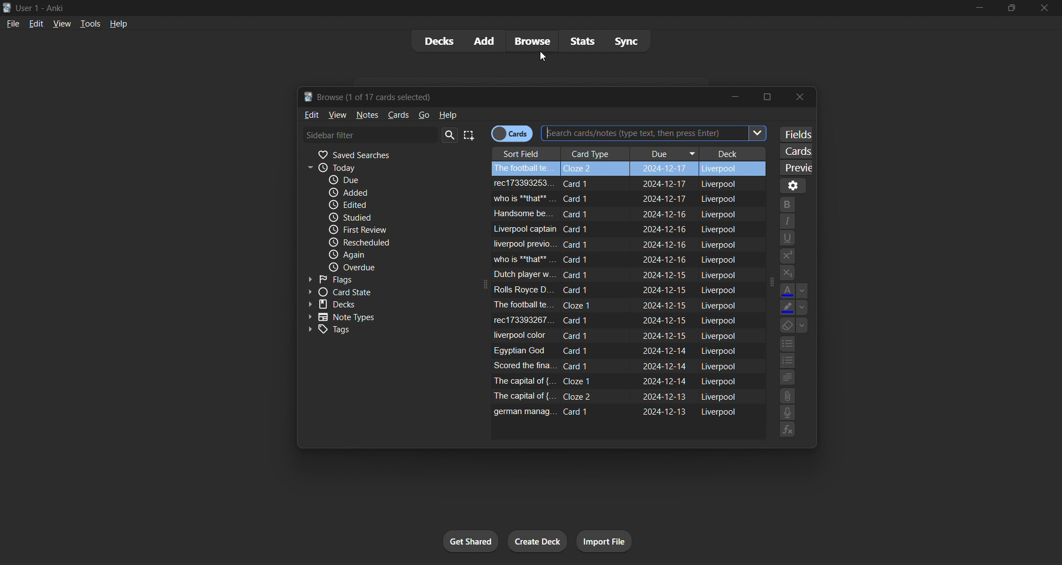 This screenshot has width=1062, height=565. What do you see at coordinates (90, 25) in the screenshot?
I see `tools` at bounding box center [90, 25].